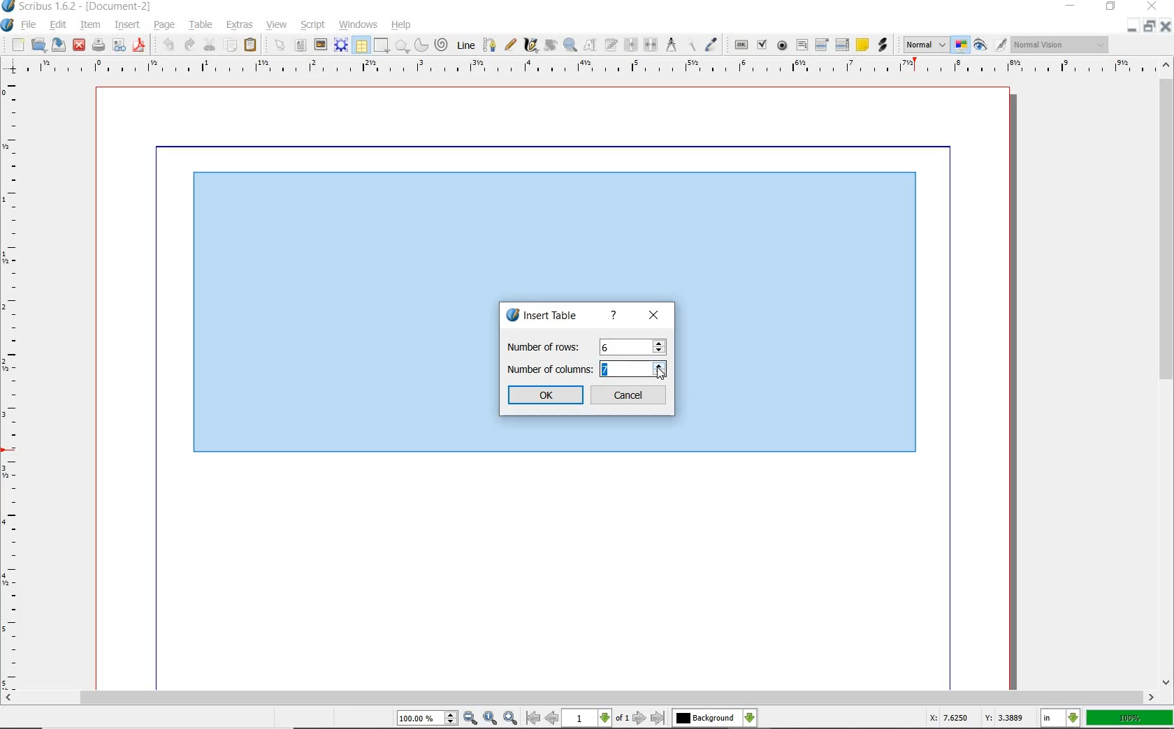 Image resolution: width=1174 pixels, height=729 pixels. What do you see at coordinates (530, 46) in the screenshot?
I see `calligraphic line` at bounding box center [530, 46].